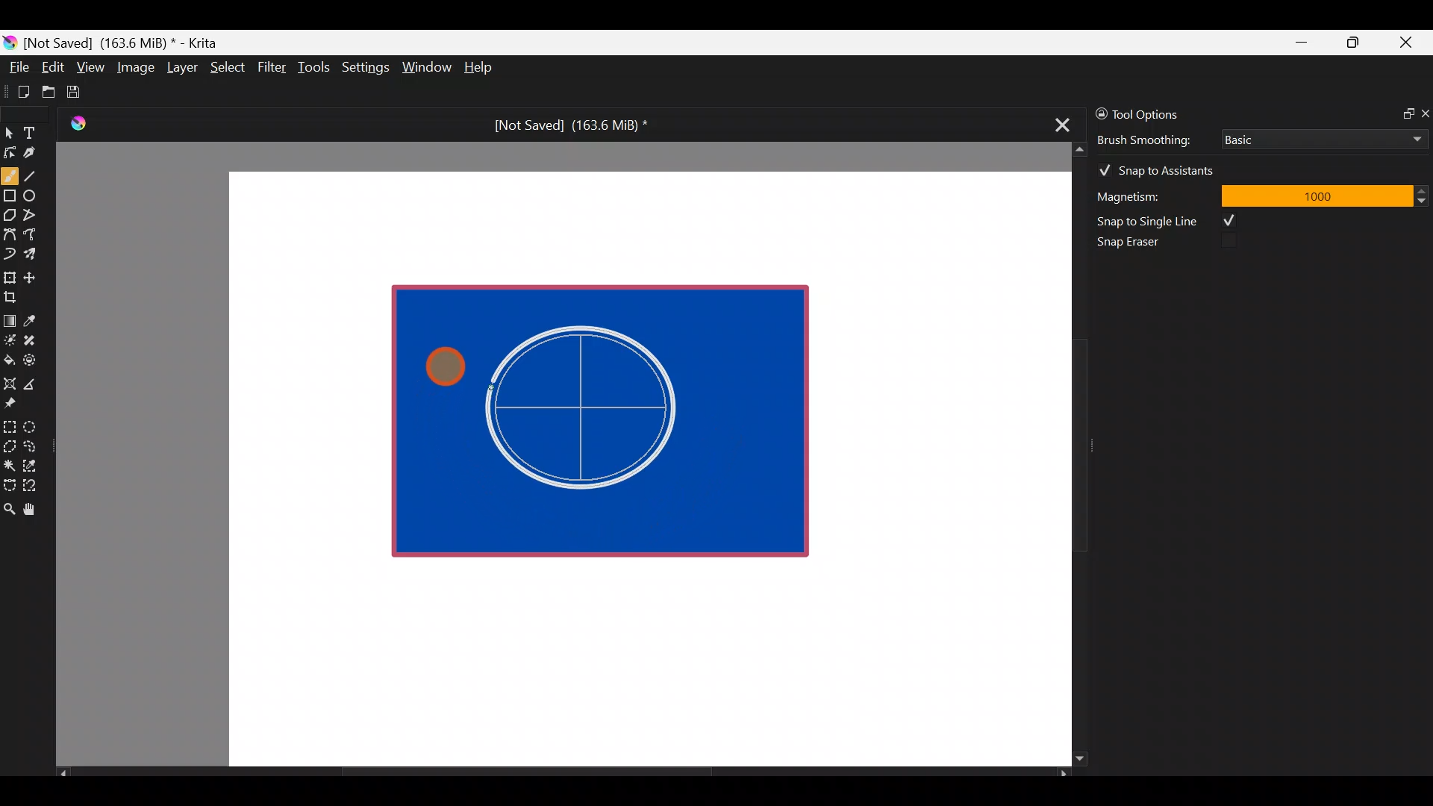  I want to click on Select, so click(228, 66).